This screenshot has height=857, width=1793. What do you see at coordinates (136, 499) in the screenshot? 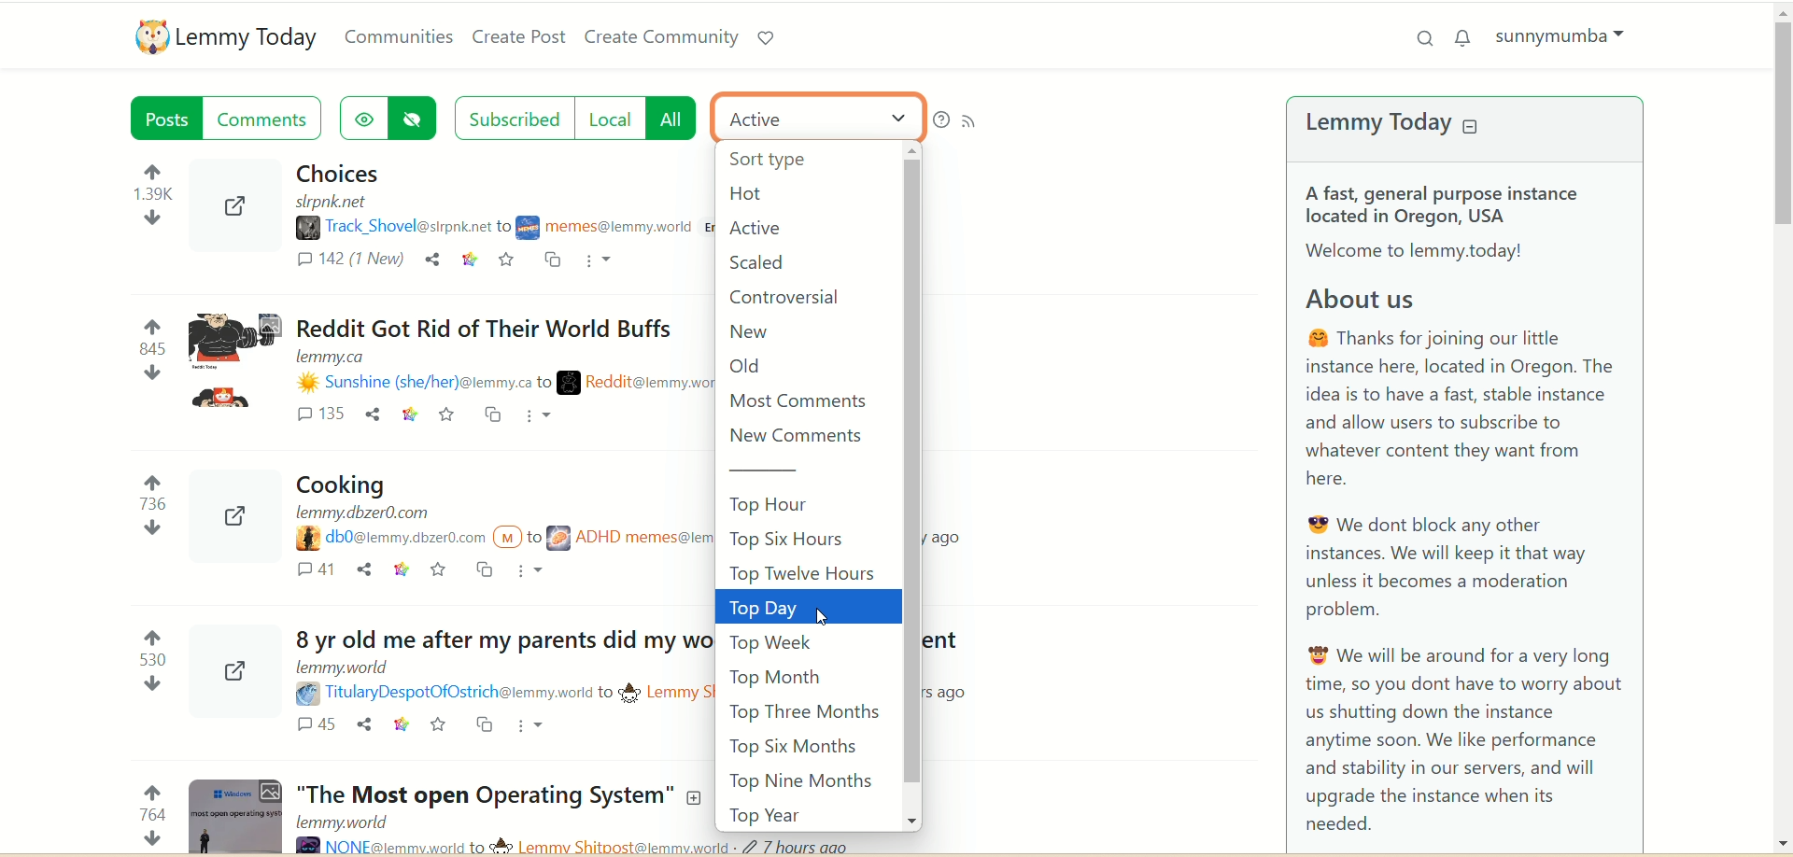
I see `votes` at bounding box center [136, 499].